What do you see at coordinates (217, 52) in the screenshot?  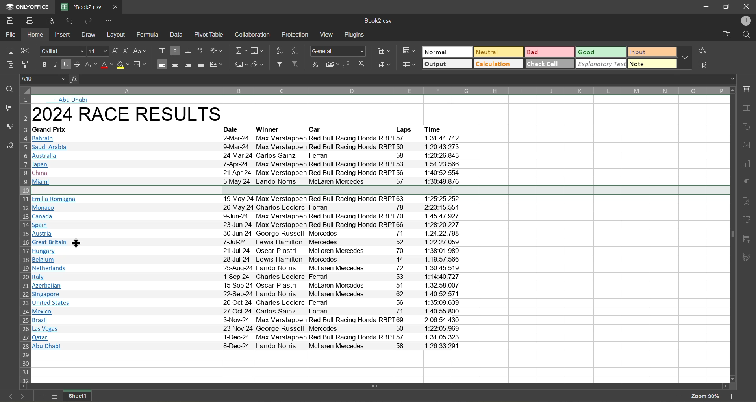 I see `orientation` at bounding box center [217, 52].